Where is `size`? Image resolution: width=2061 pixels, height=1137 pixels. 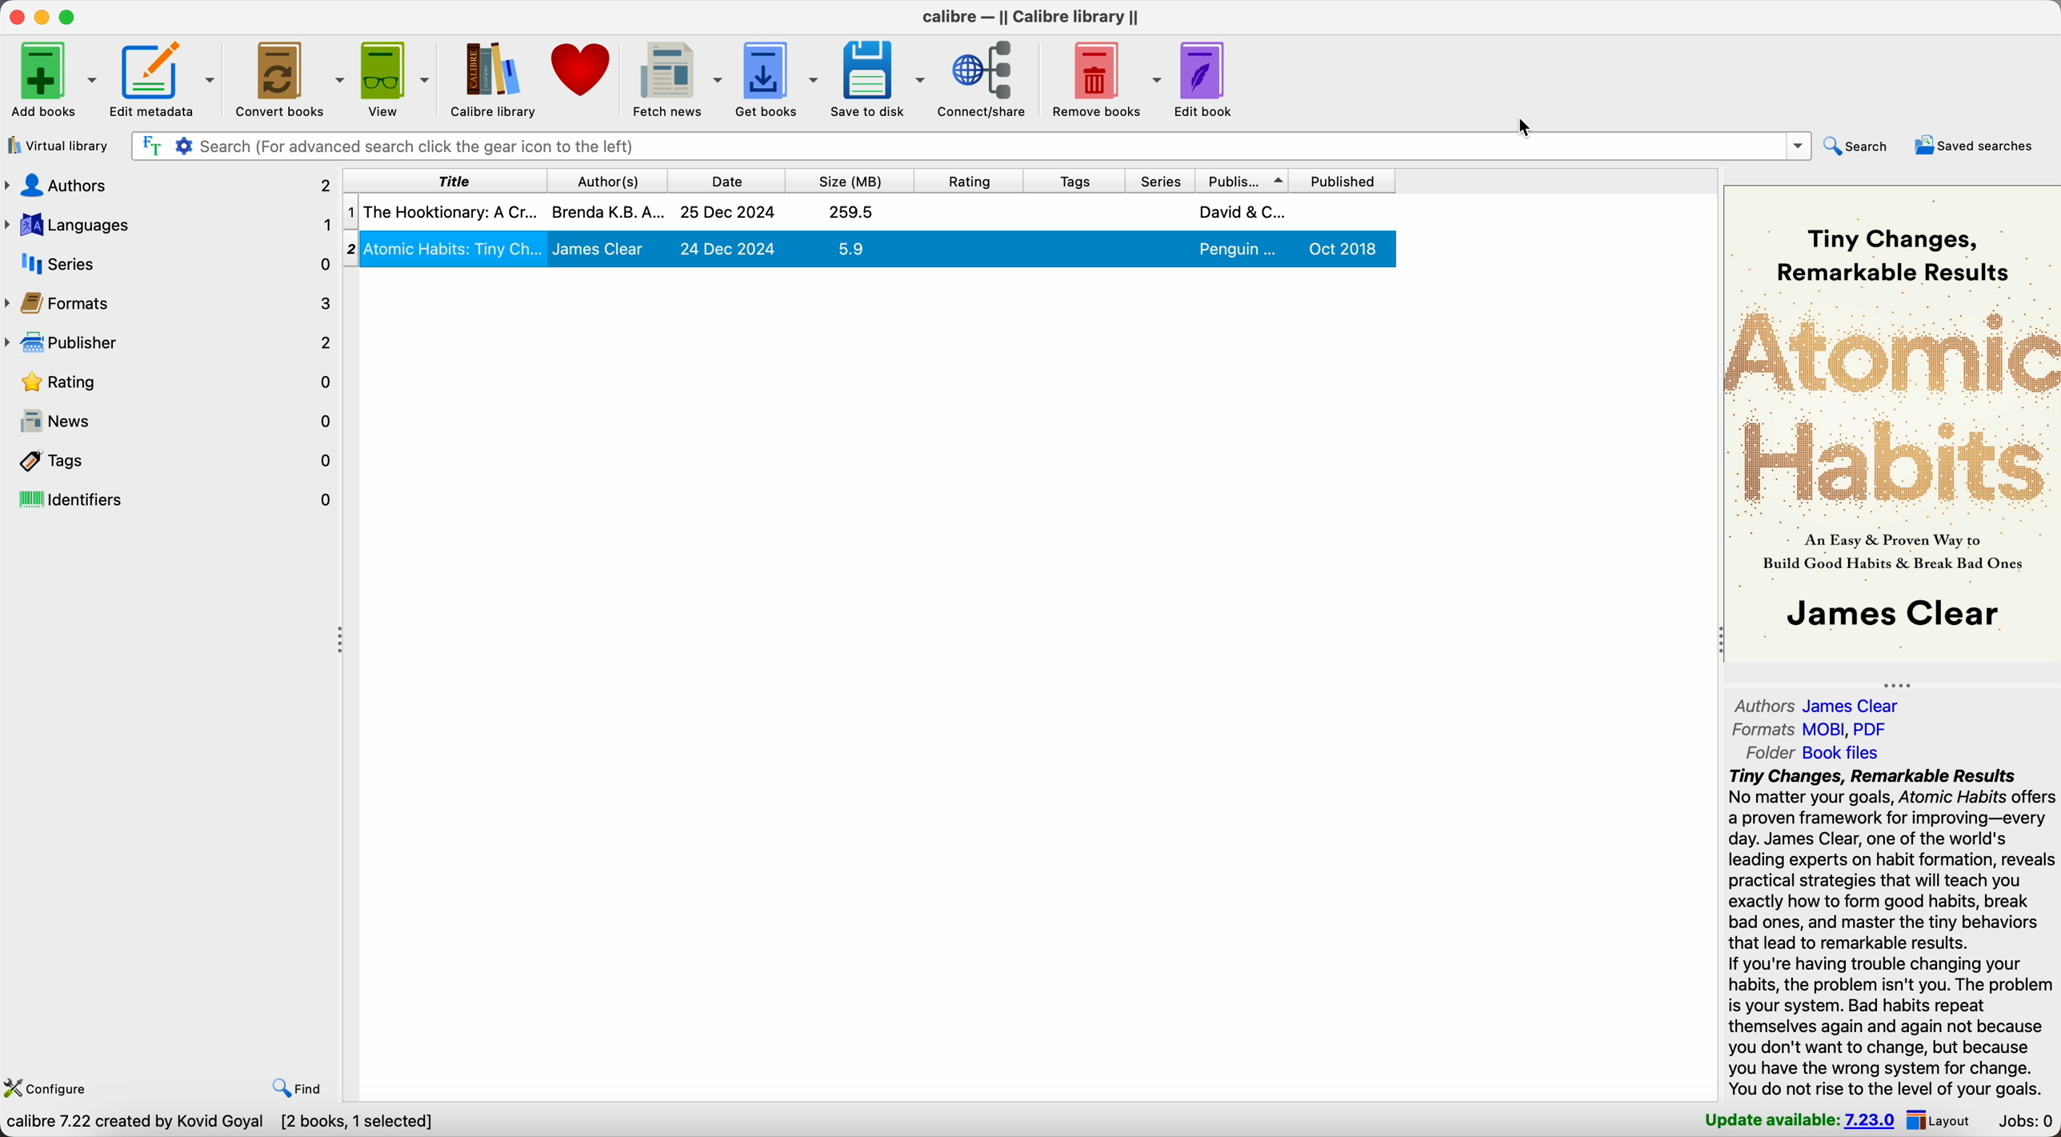
size is located at coordinates (848, 178).